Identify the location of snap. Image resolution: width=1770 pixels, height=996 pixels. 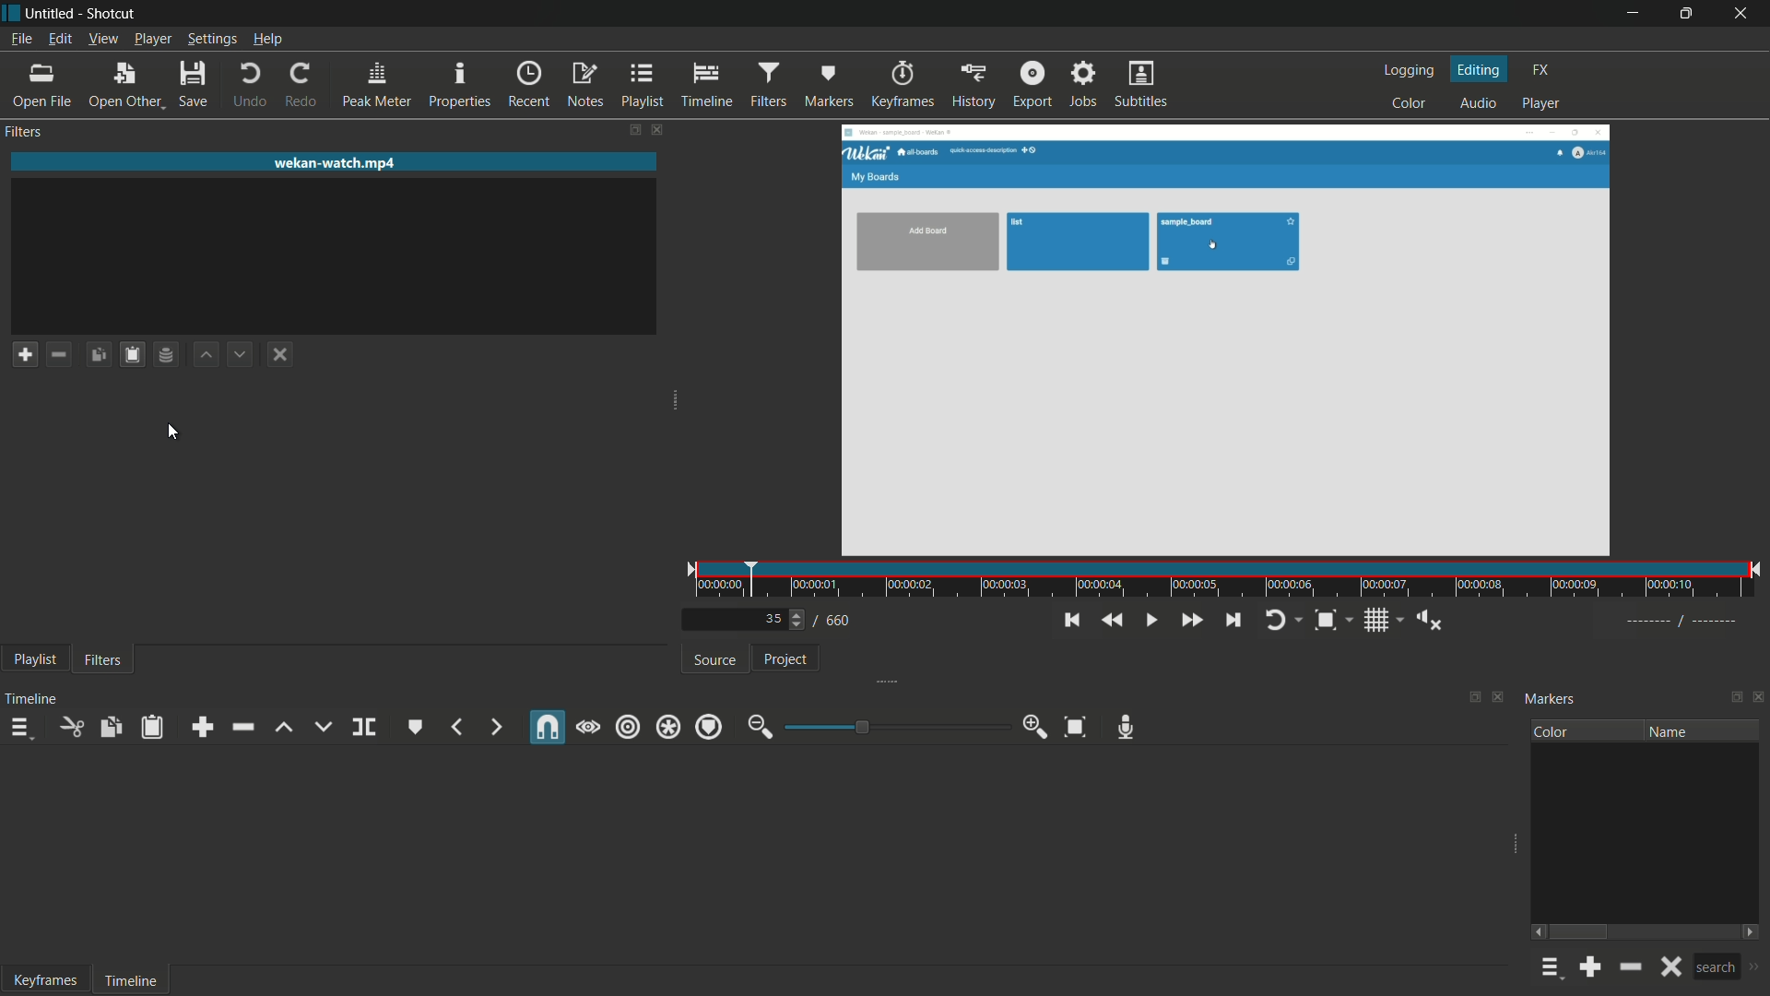
(546, 728).